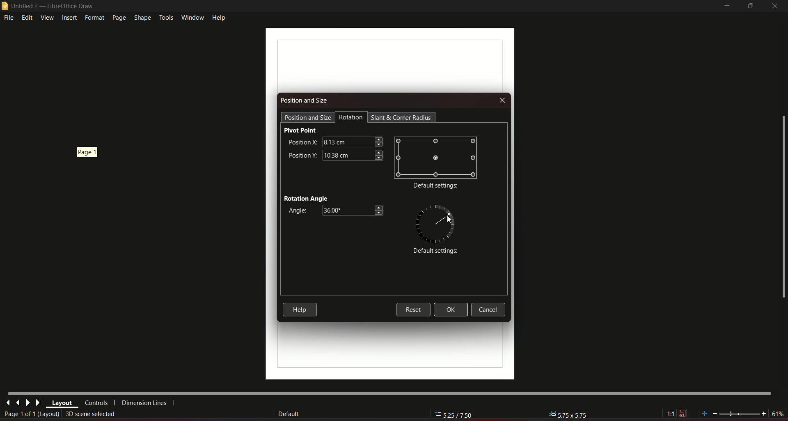 The width and height of the screenshot is (788, 421). Describe the element at coordinates (354, 210) in the screenshot. I see `textbox` at that location.